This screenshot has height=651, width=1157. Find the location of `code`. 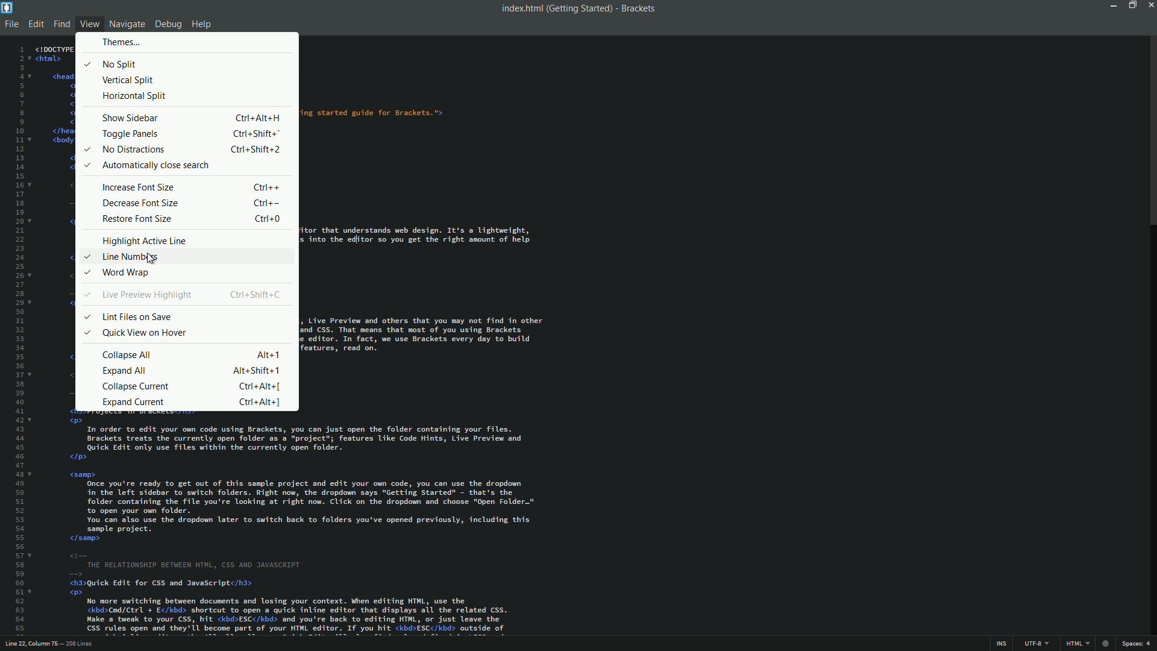

code is located at coordinates (55, 110).